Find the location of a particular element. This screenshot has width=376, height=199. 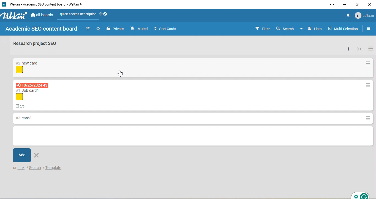

toggle sidebar is located at coordinates (370, 28).